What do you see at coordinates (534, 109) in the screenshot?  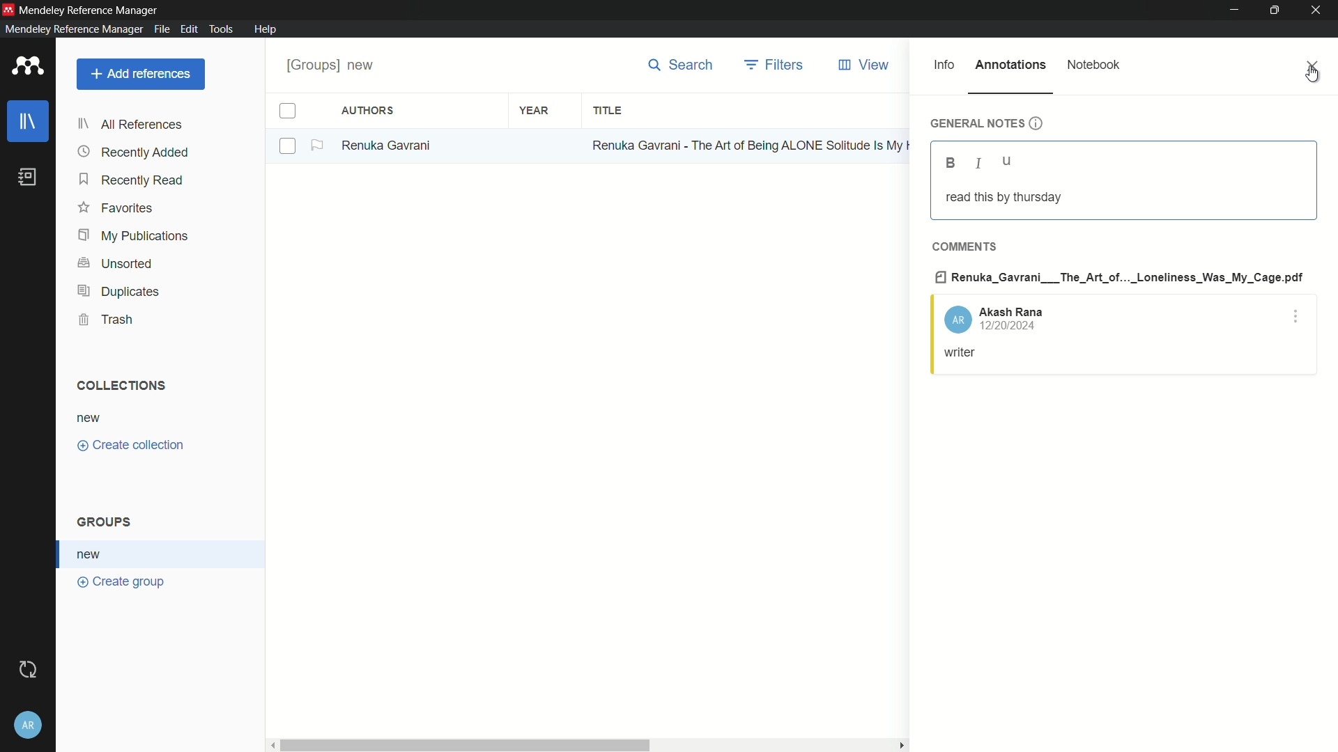 I see `year` at bounding box center [534, 109].